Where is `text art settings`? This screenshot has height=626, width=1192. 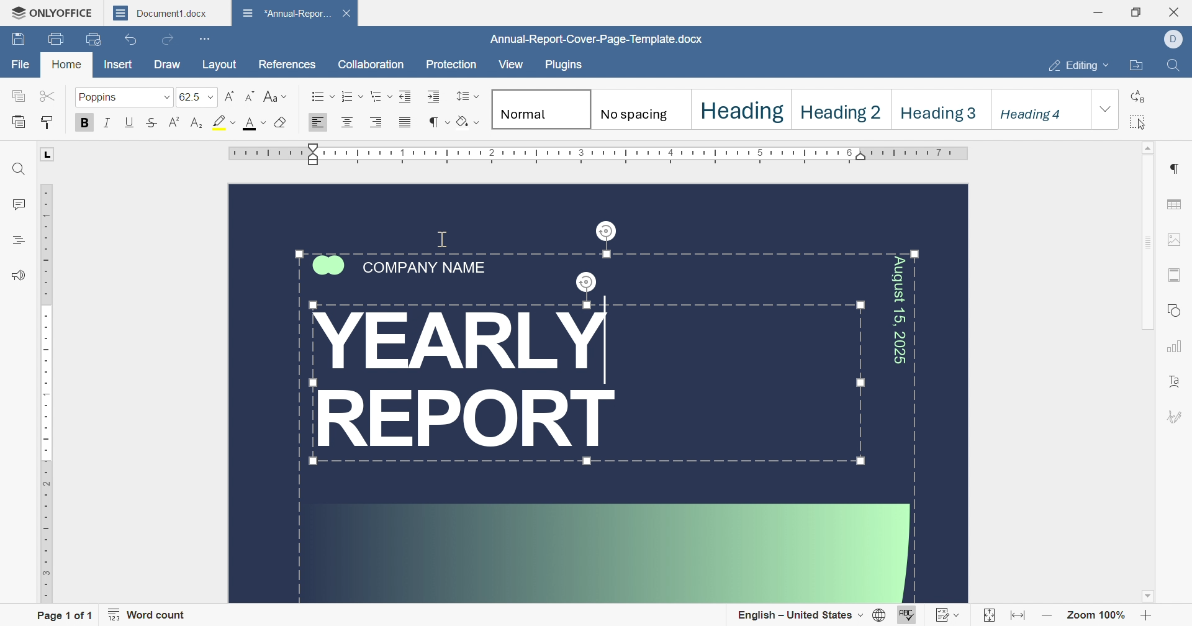
text art settings is located at coordinates (1176, 383).